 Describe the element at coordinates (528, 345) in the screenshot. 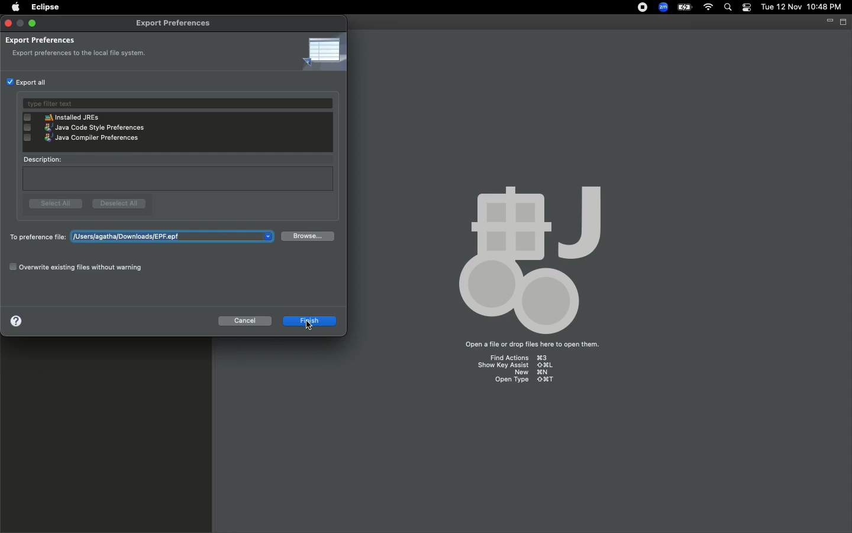

I see `open a file or drop files here to open them. ` at that location.